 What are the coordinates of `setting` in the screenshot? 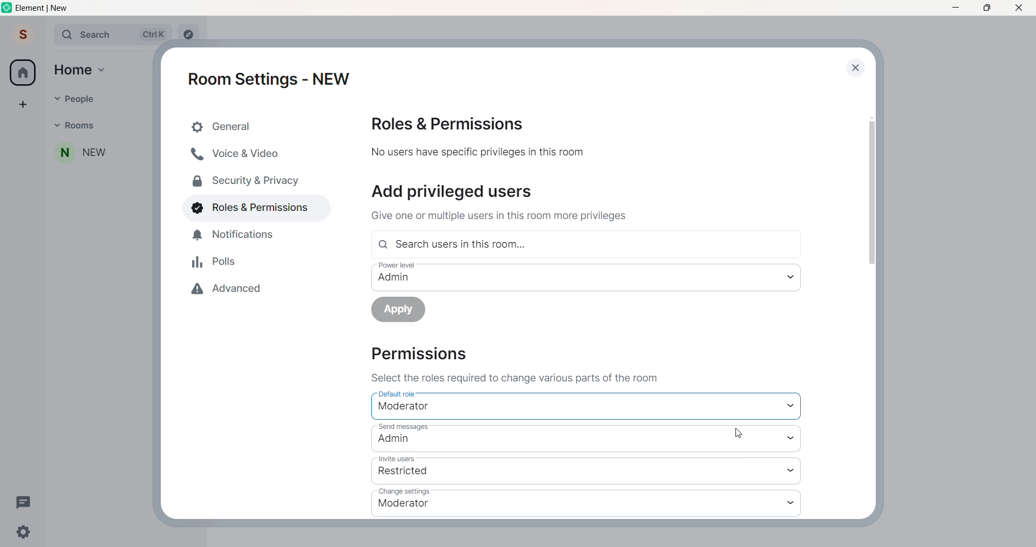 It's located at (22, 533).